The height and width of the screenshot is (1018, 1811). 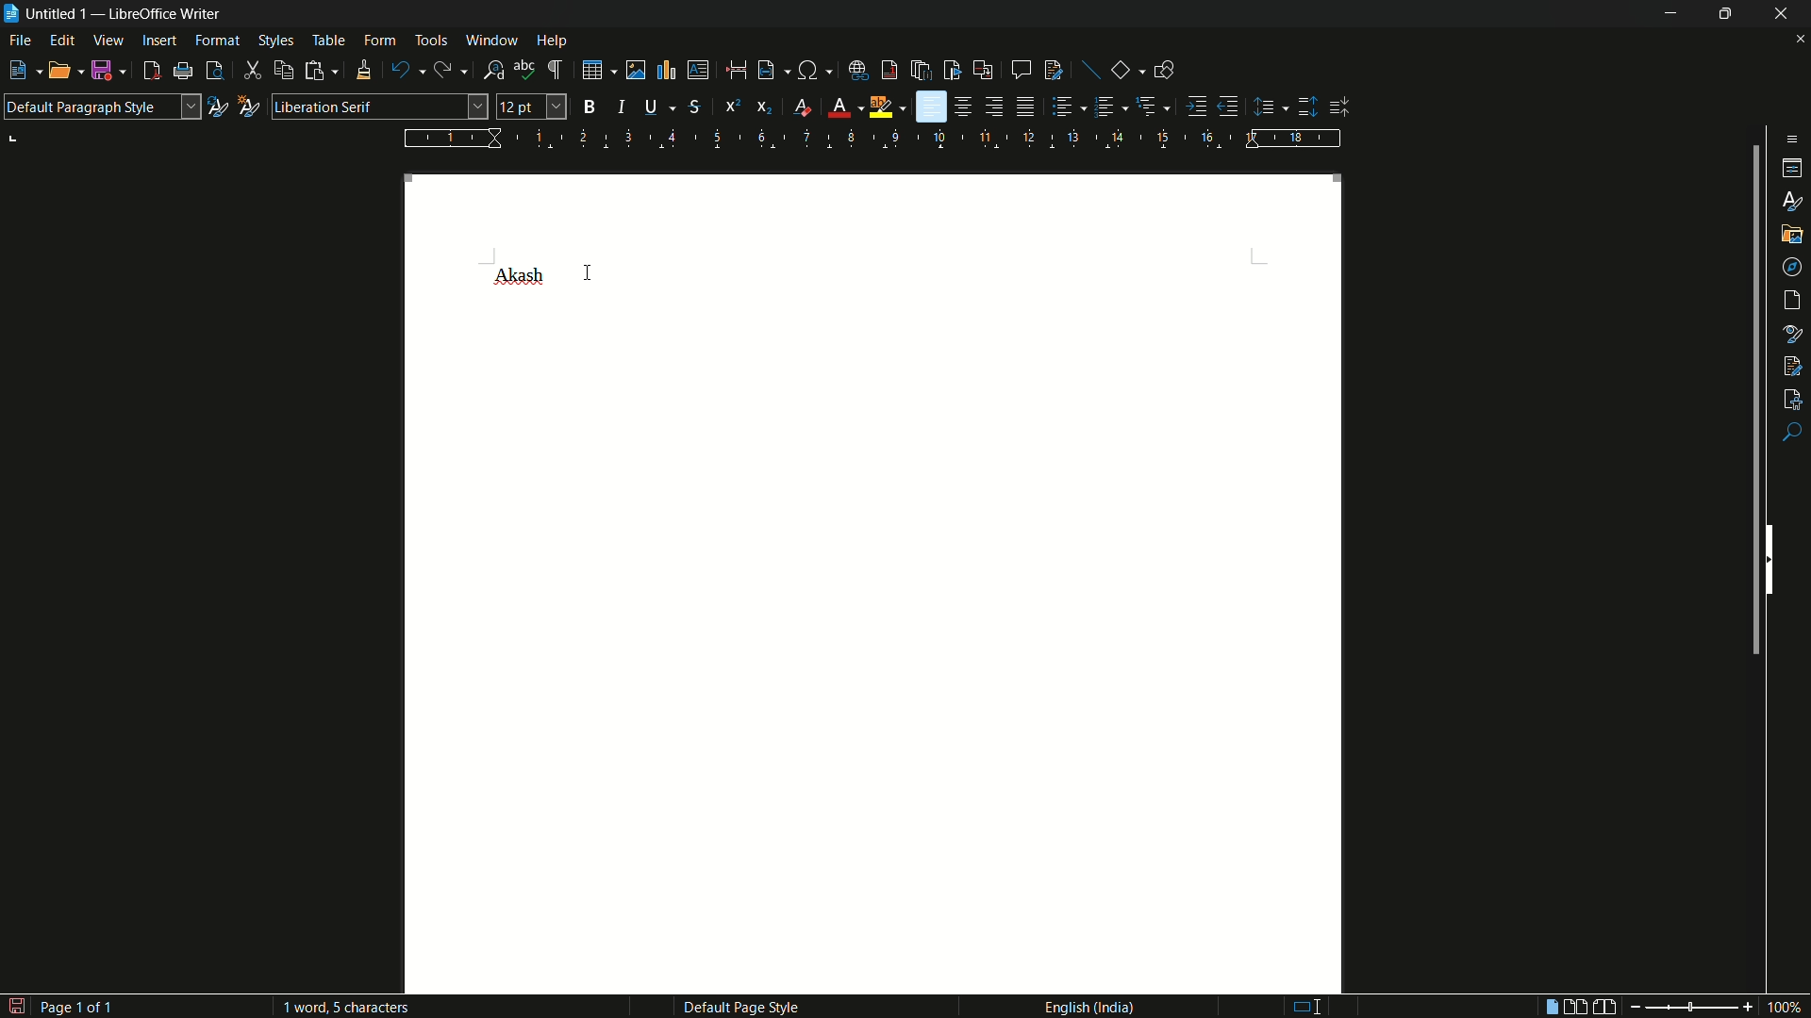 I want to click on styles, so click(x=1794, y=200).